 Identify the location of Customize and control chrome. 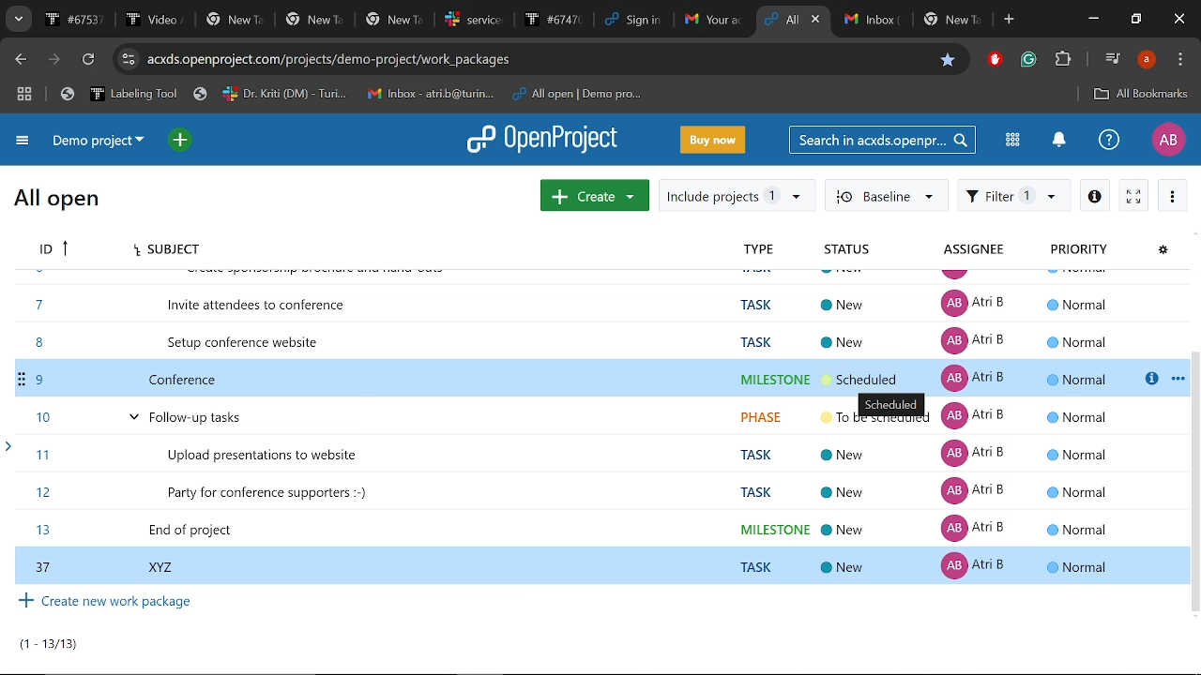
(1179, 60).